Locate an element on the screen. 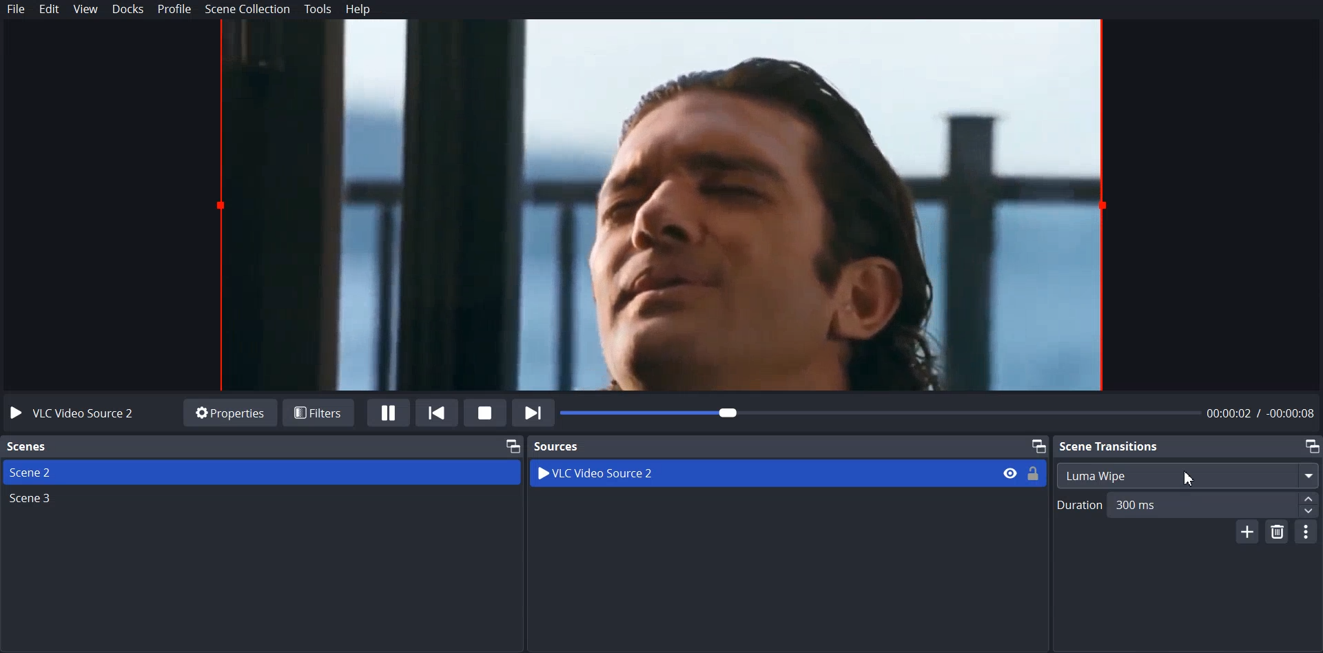 The width and height of the screenshot is (1323, 653). Scene Transition is located at coordinates (1110, 445).